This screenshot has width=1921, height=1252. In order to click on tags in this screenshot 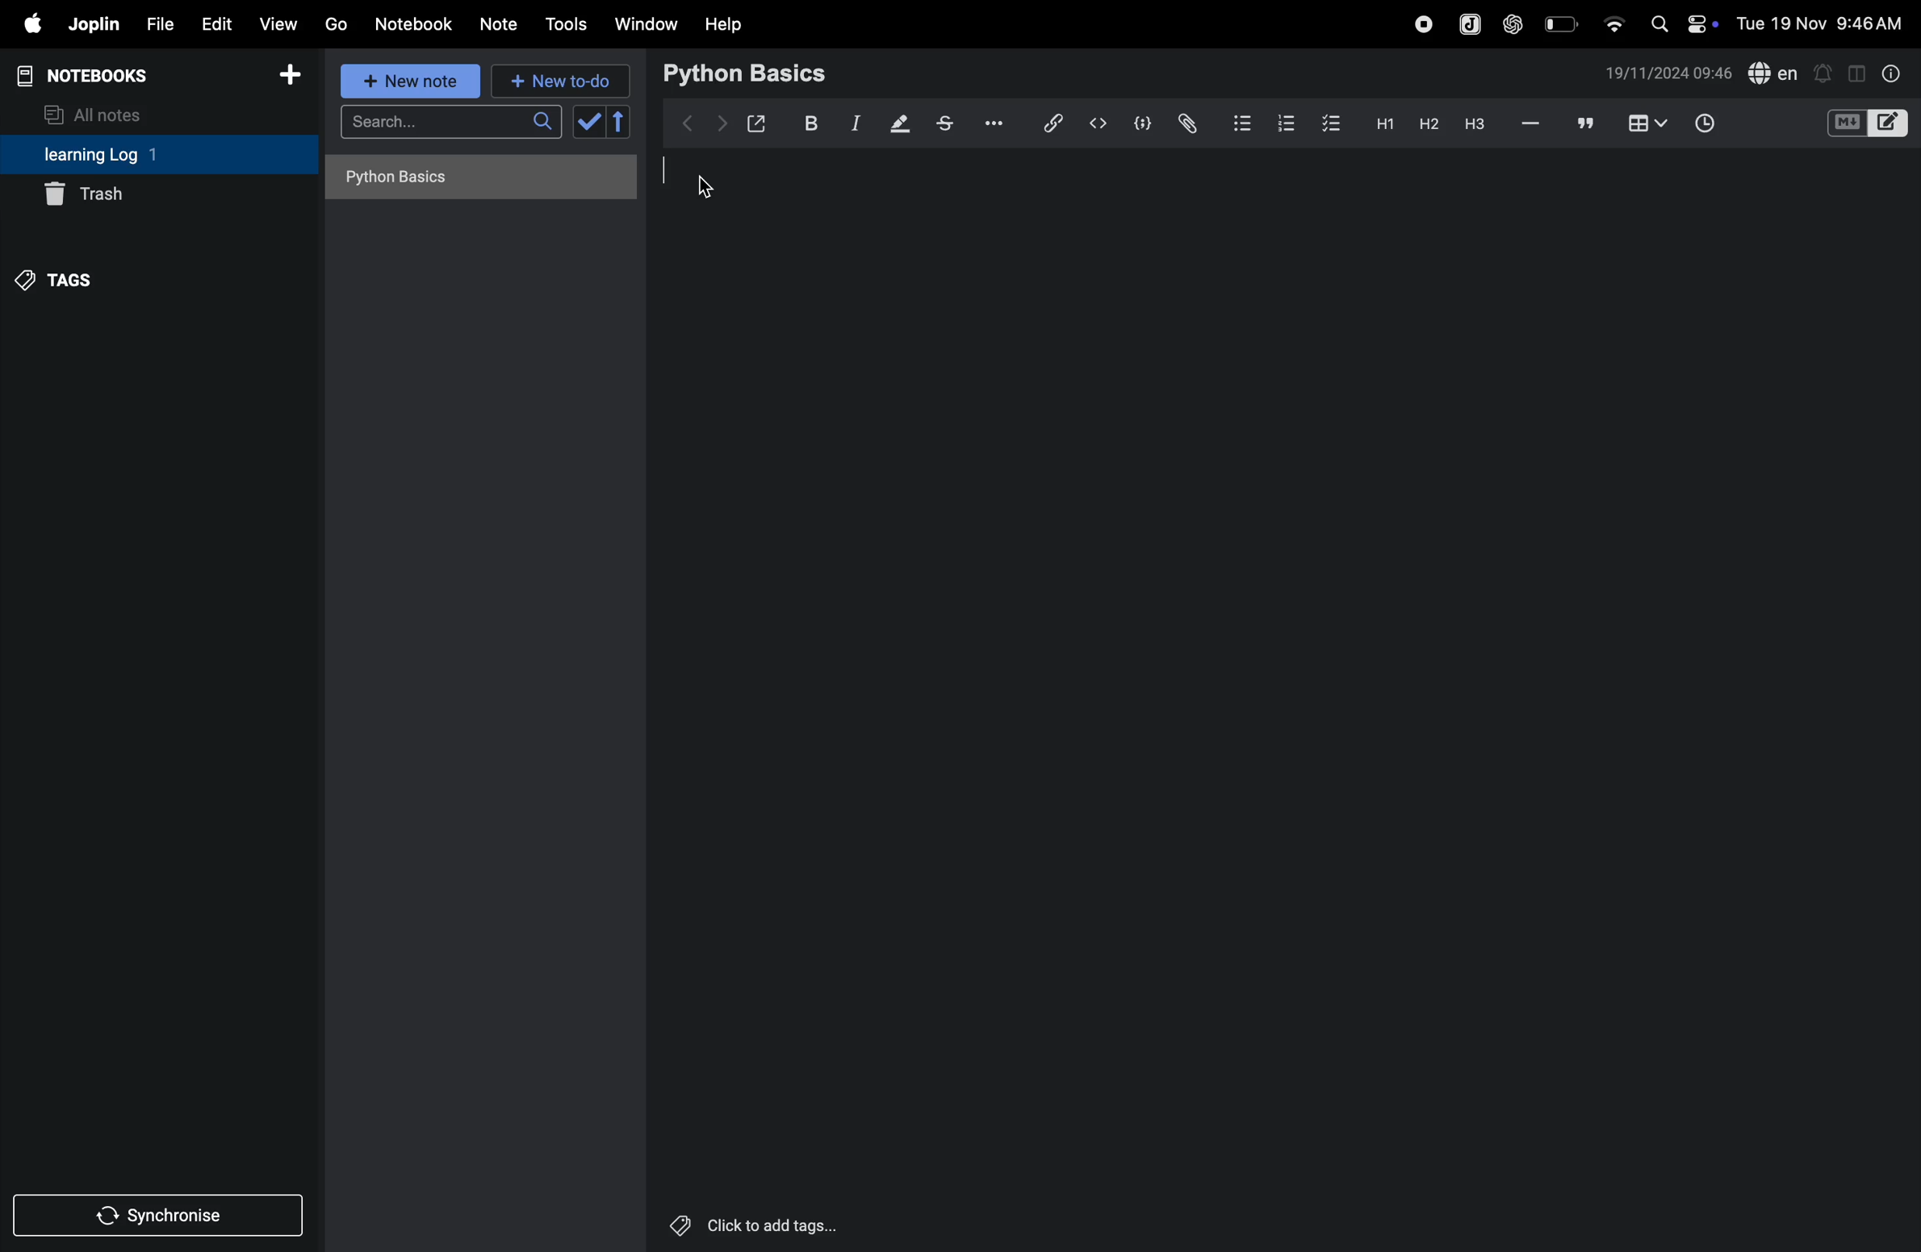, I will do `click(58, 278)`.